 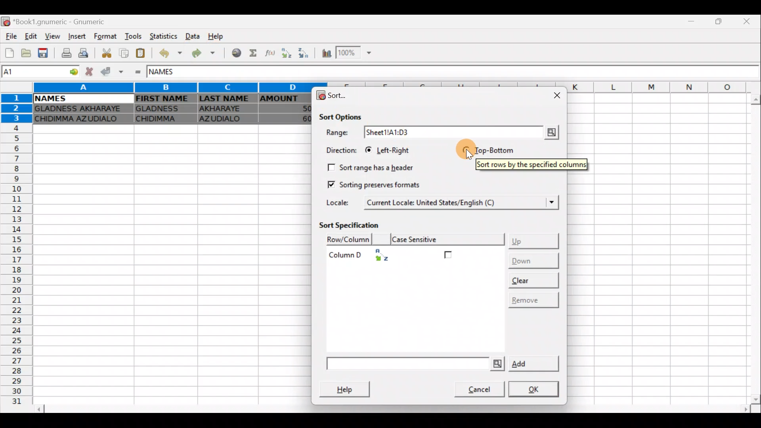 What do you see at coordinates (140, 54) in the screenshot?
I see `Paste clipboard` at bounding box center [140, 54].